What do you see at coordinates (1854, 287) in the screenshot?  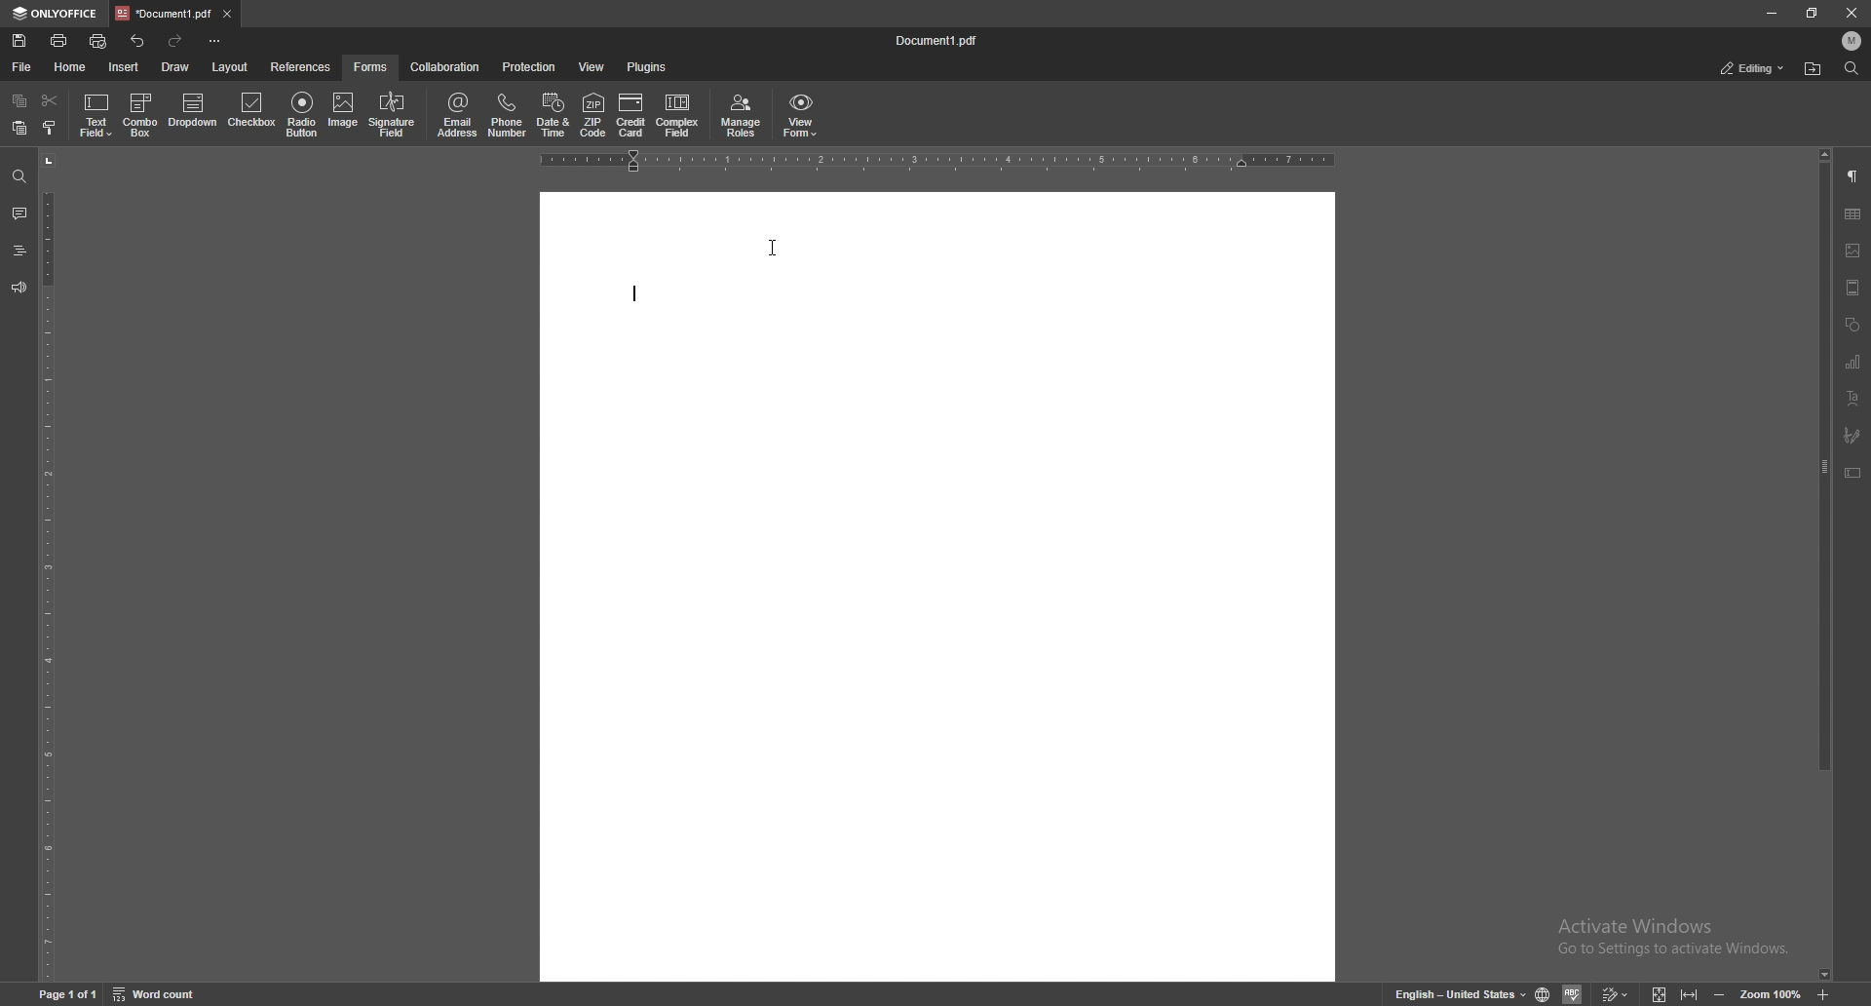 I see `header and footer` at bounding box center [1854, 287].